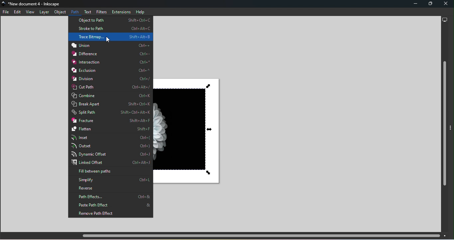  Describe the element at coordinates (188, 131) in the screenshot. I see `Canvas` at that location.